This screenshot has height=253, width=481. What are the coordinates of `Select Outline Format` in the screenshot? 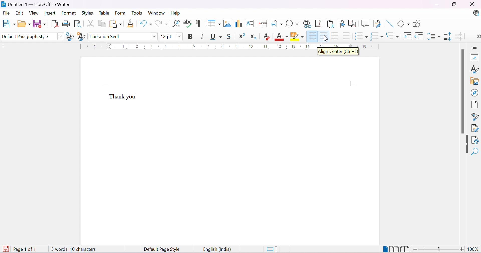 It's located at (392, 36).